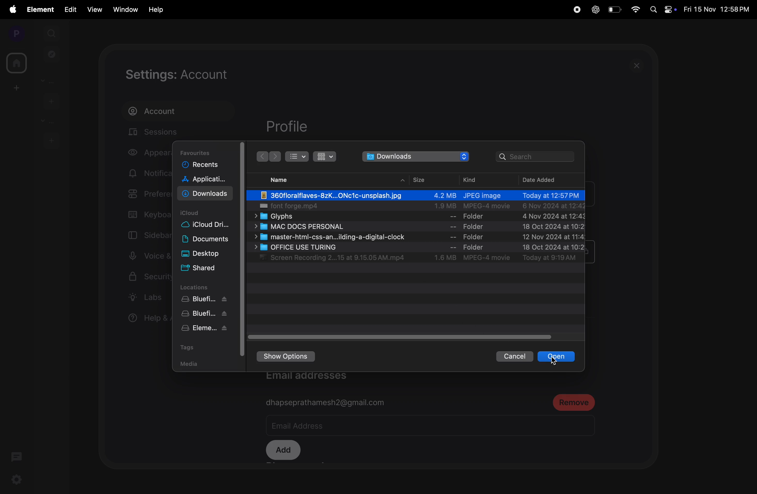 The height and width of the screenshot is (494, 757). Describe the element at coordinates (14, 33) in the screenshot. I see `profile` at that location.